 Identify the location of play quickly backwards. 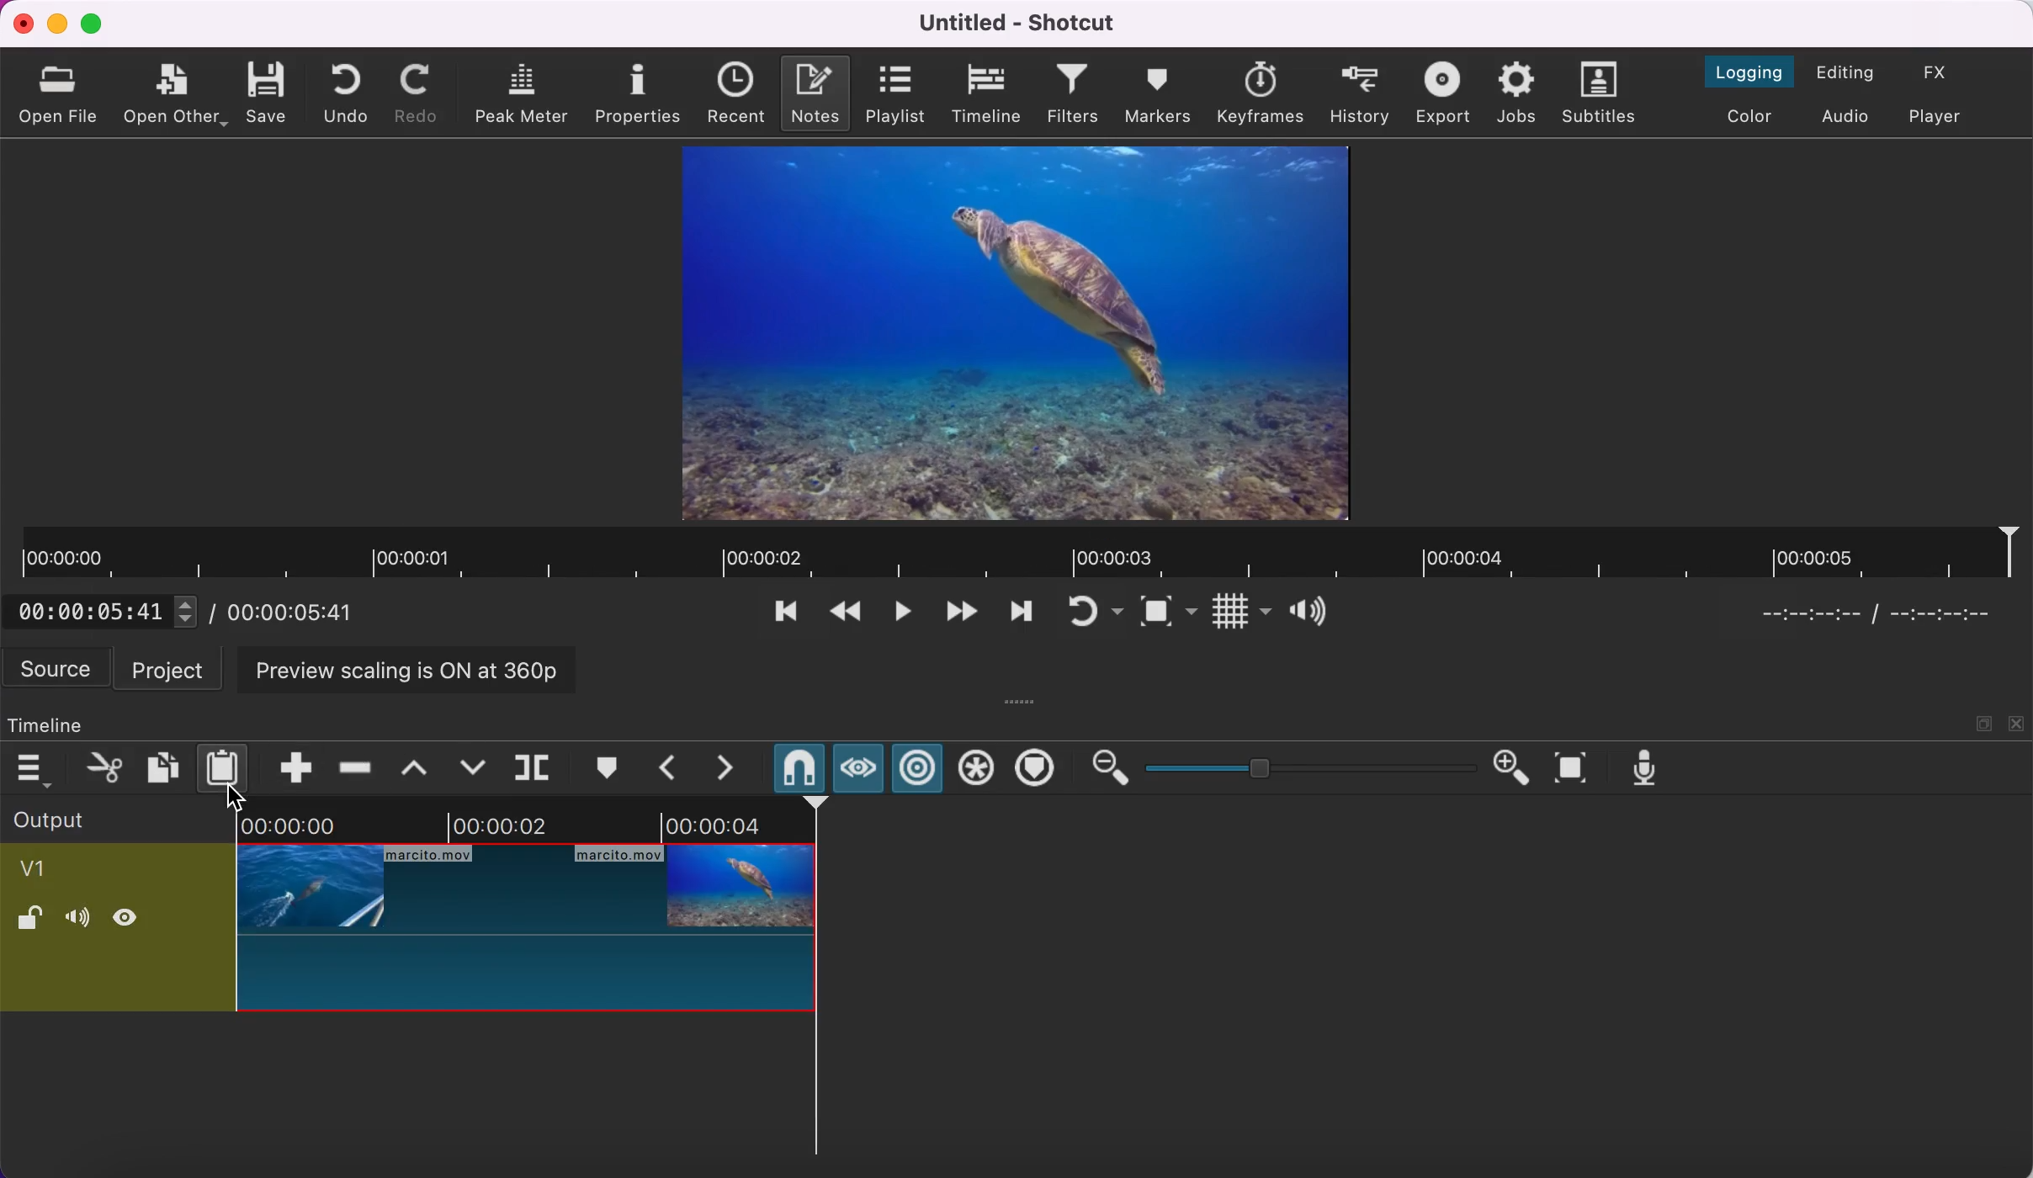
(844, 614).